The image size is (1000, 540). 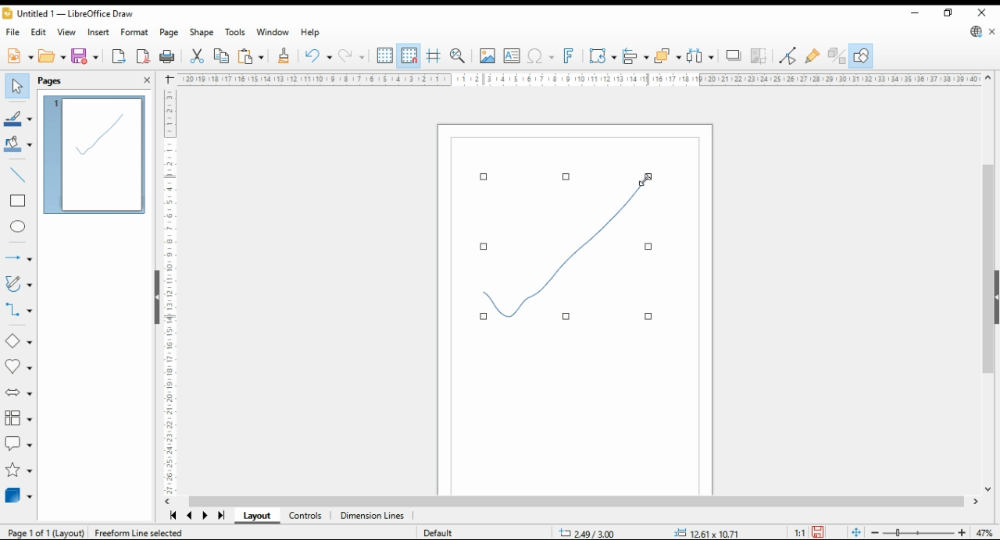 What do you see at coordinates (487, 55) in the screenshot?
I see `insert image` at bounding box center [487, 55].